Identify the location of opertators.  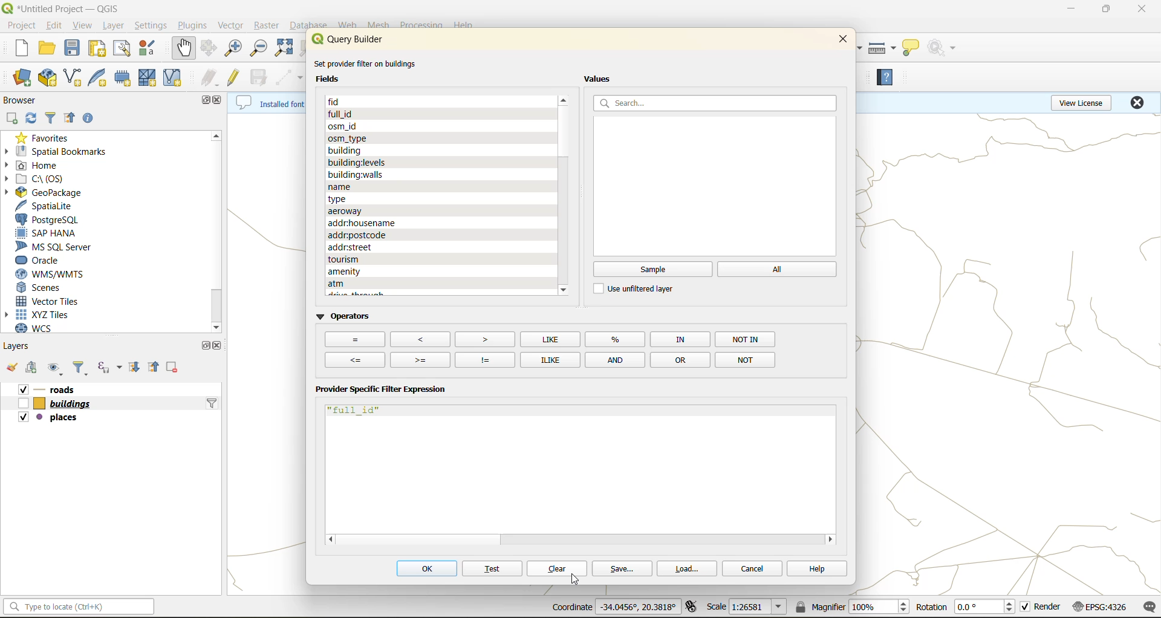
(680, 359).